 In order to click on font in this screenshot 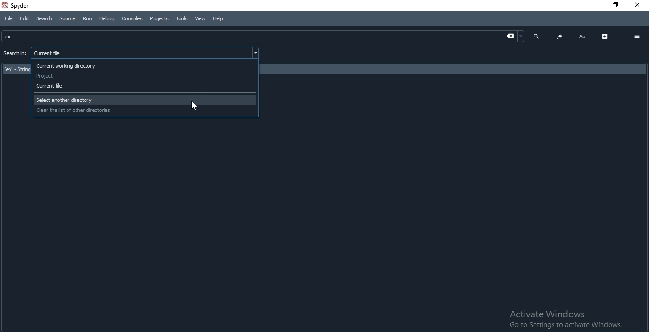, I will do `click(582, 37)`.